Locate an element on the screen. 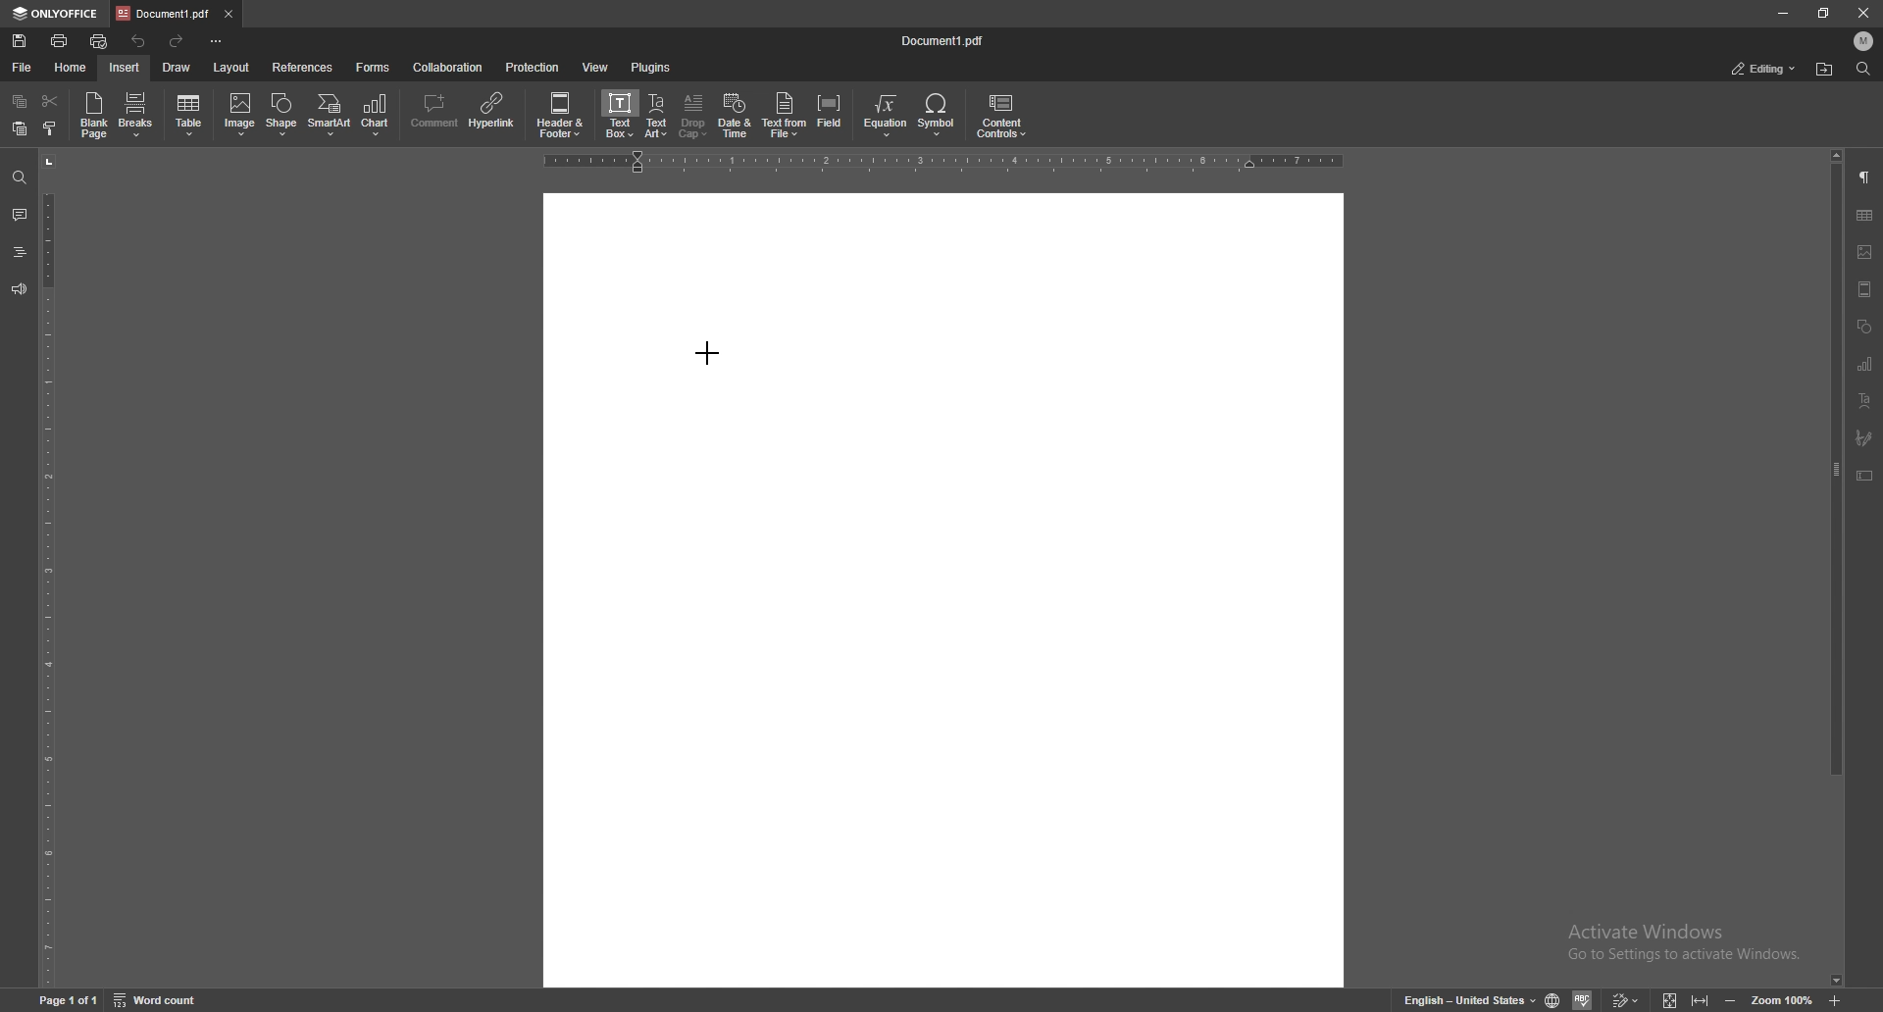 The image size is (1883, 1012). onlyoffice is located at coordinates (56, 15).